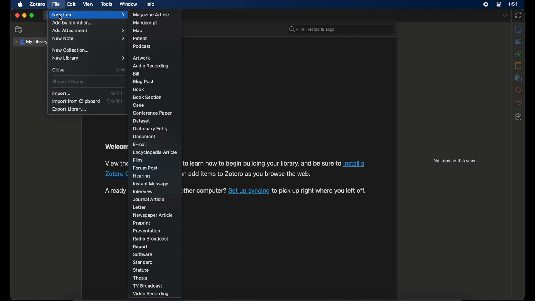  I want to click on sync, so click(518, 15).